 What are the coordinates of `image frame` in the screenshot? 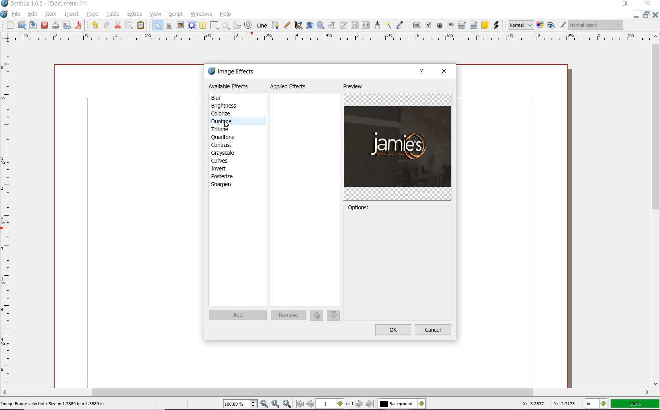 It's located at (180, 25).